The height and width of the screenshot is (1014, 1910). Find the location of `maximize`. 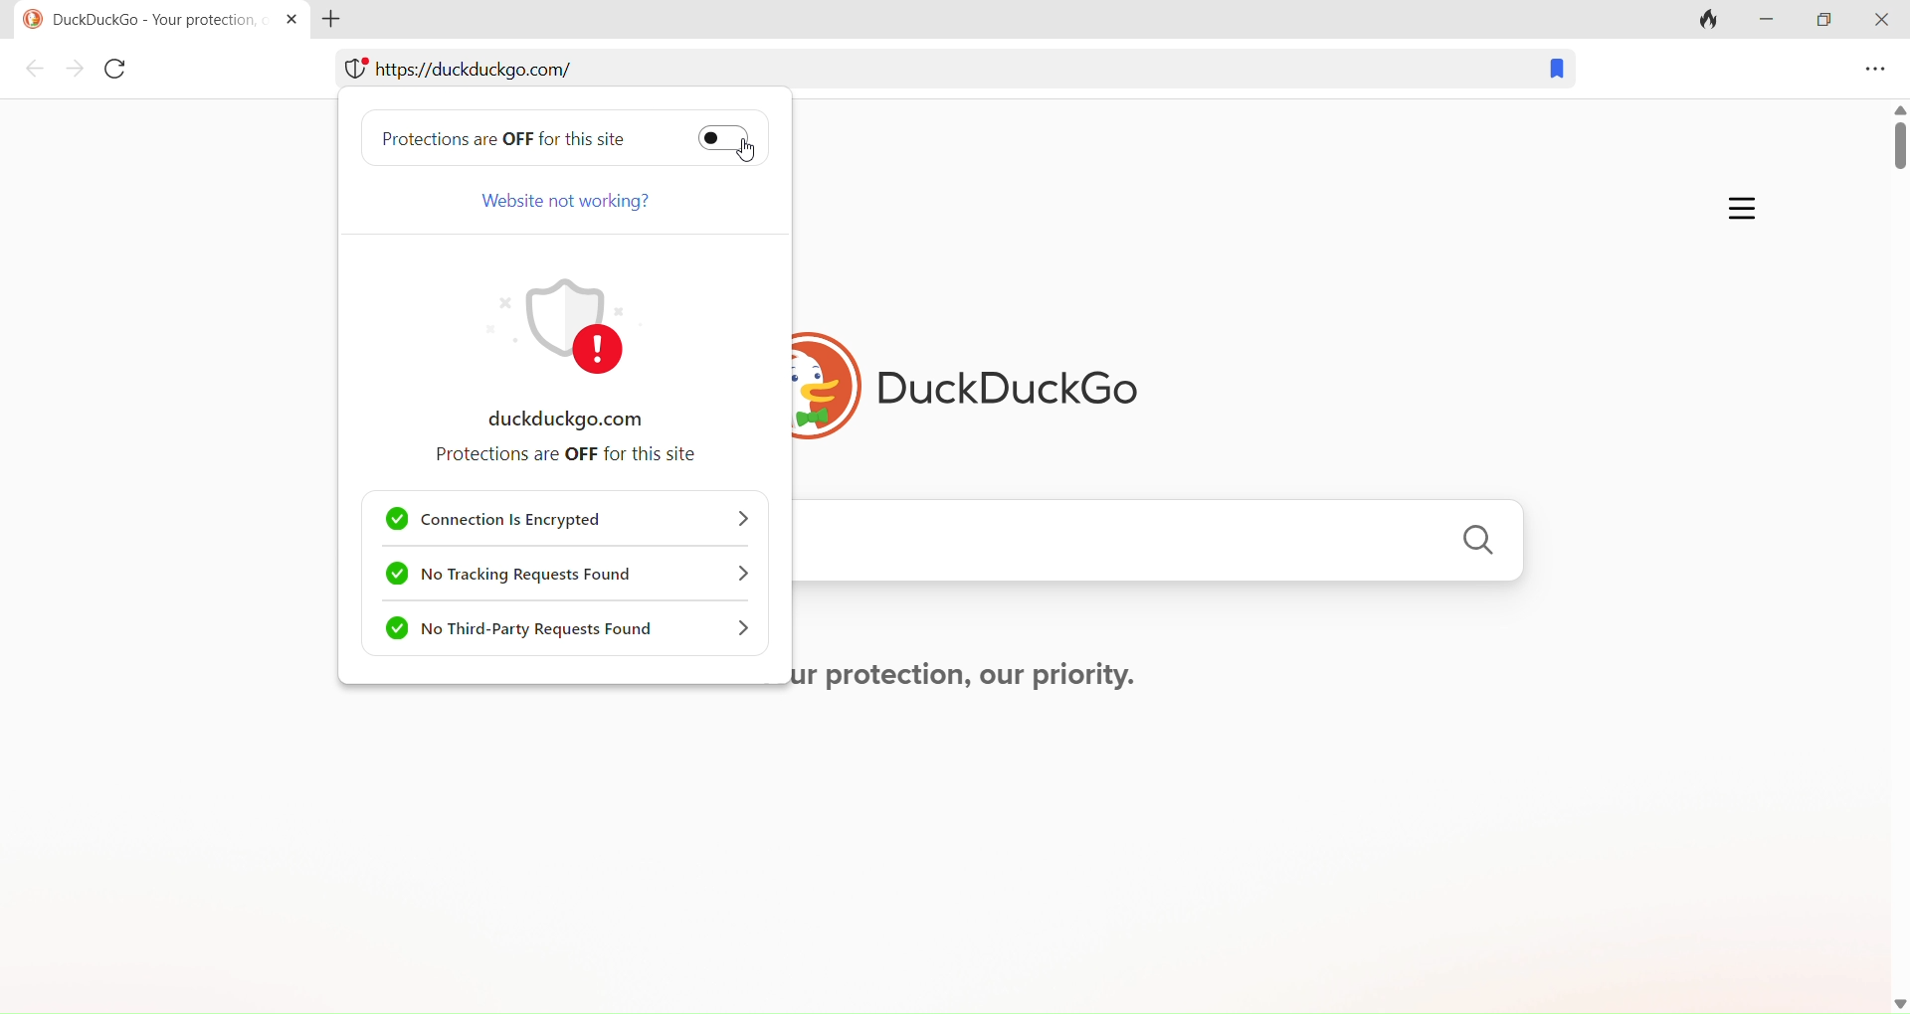

maximize is located at coordinates (1824, 24).